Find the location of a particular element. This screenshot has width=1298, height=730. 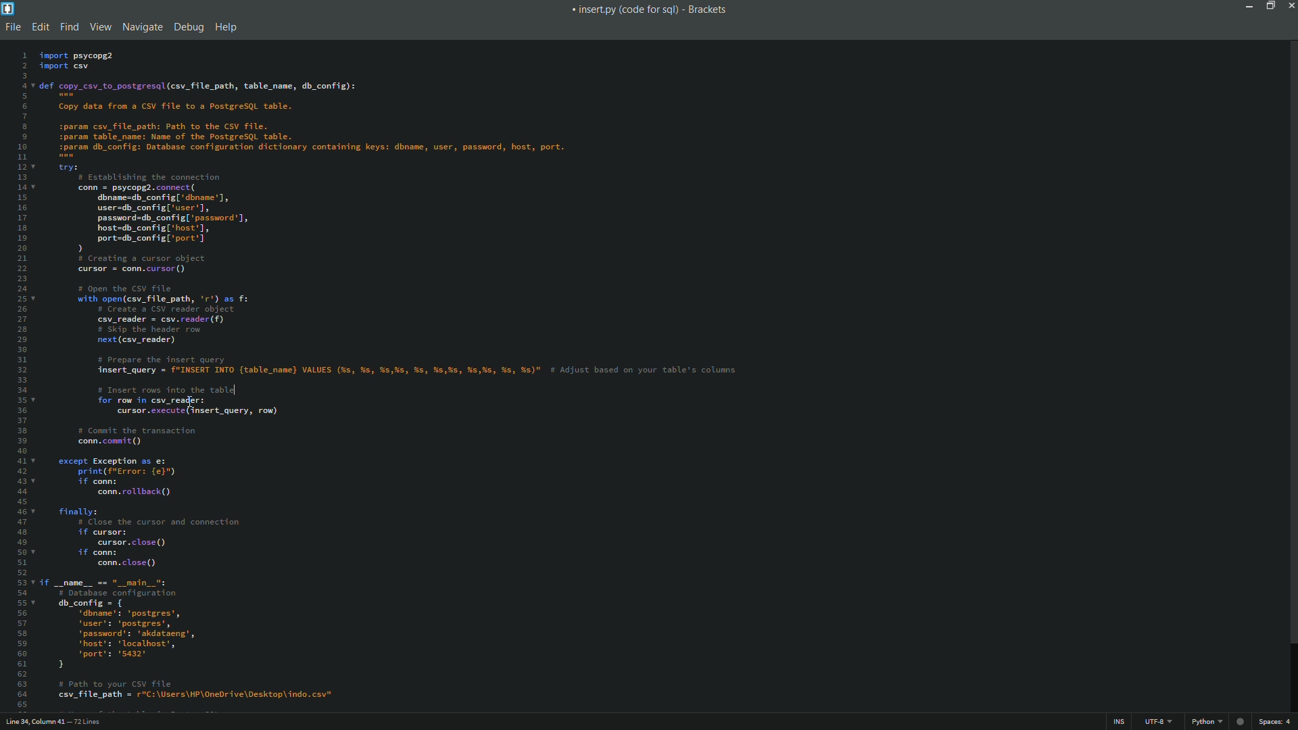

file encoding is located at coordinates (1158, 722).